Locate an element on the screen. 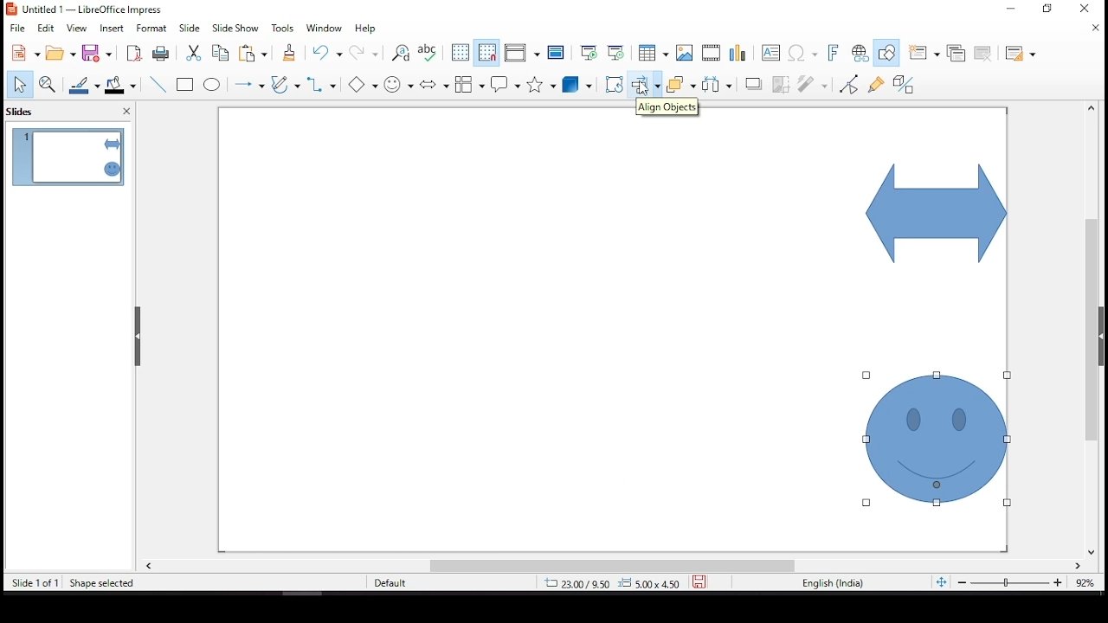 This screenshot has height=623, width=1108. show gluepoint functions is located at coordinates (876, 84).